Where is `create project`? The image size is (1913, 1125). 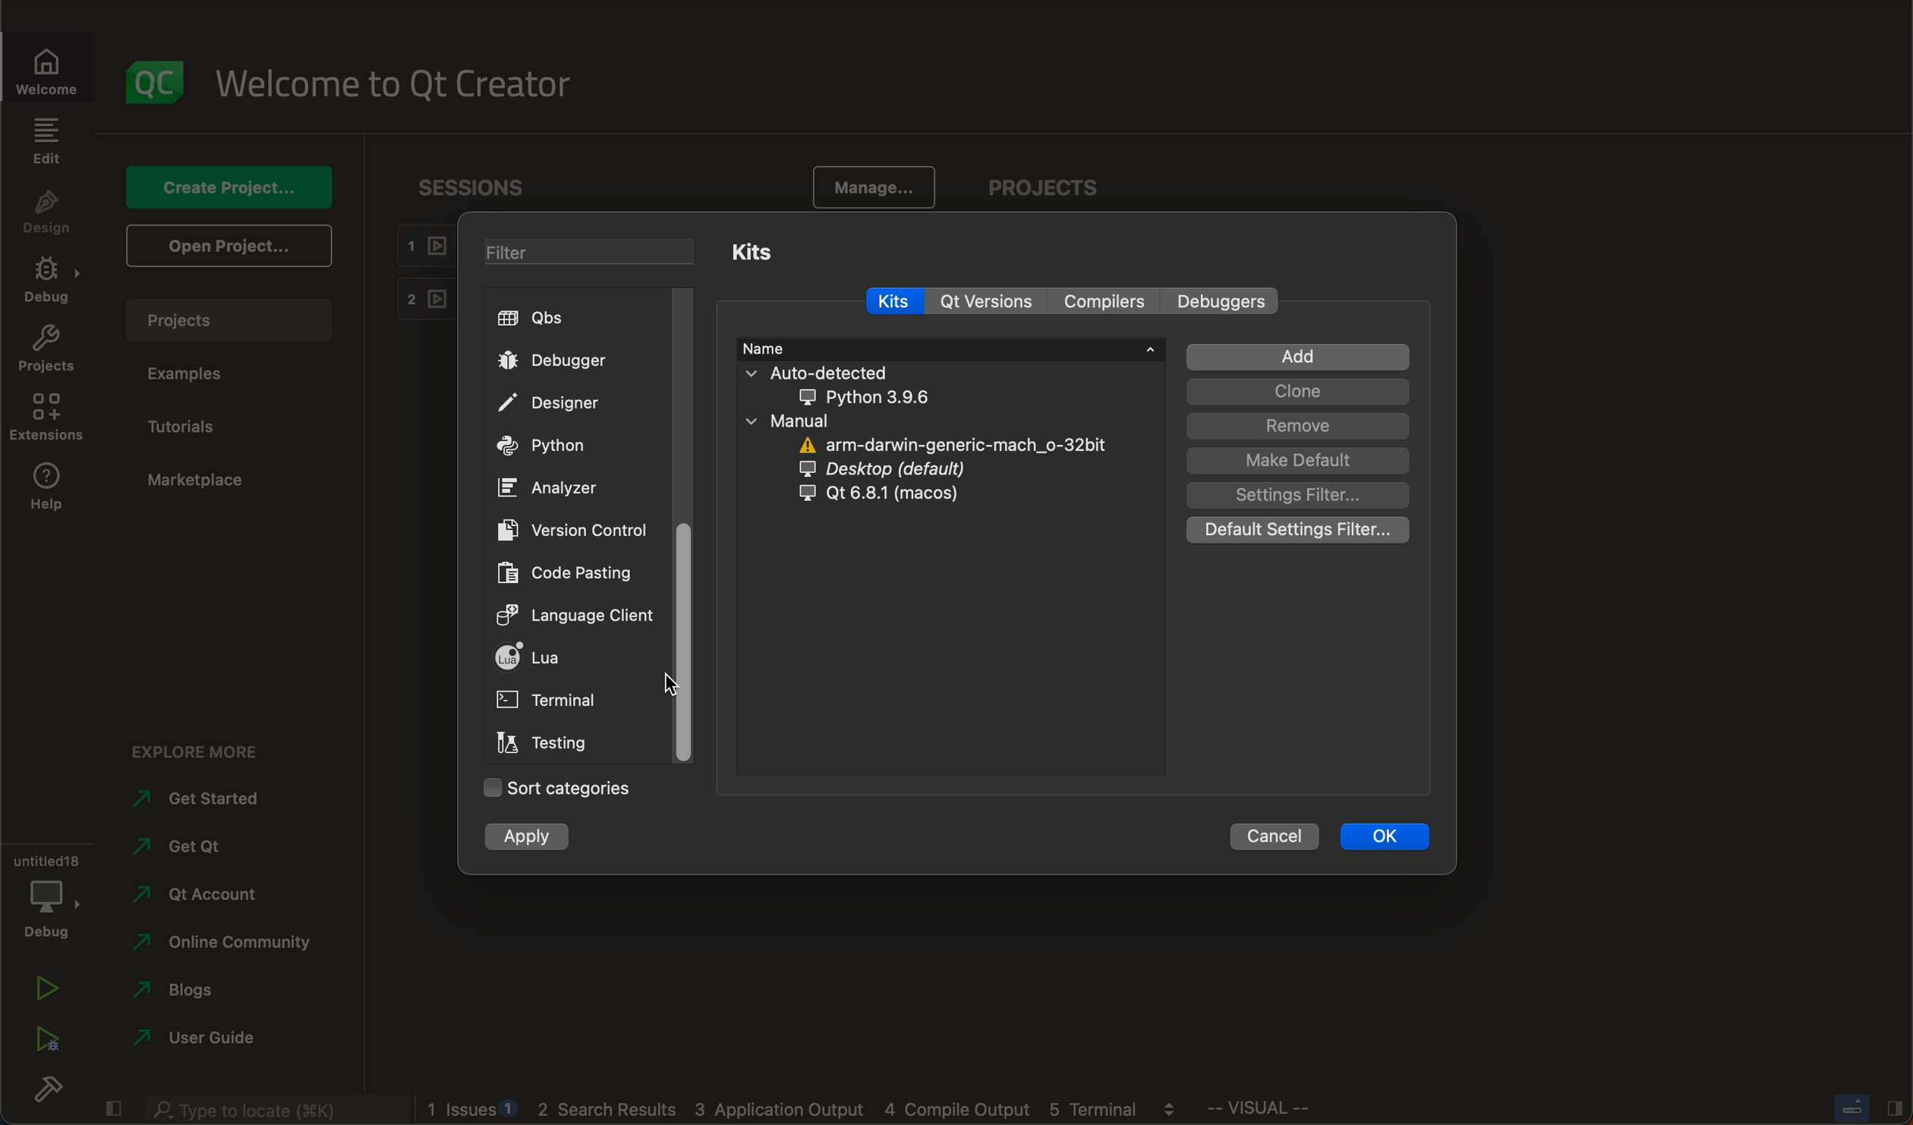
create project is located at coordinates (228, 184).